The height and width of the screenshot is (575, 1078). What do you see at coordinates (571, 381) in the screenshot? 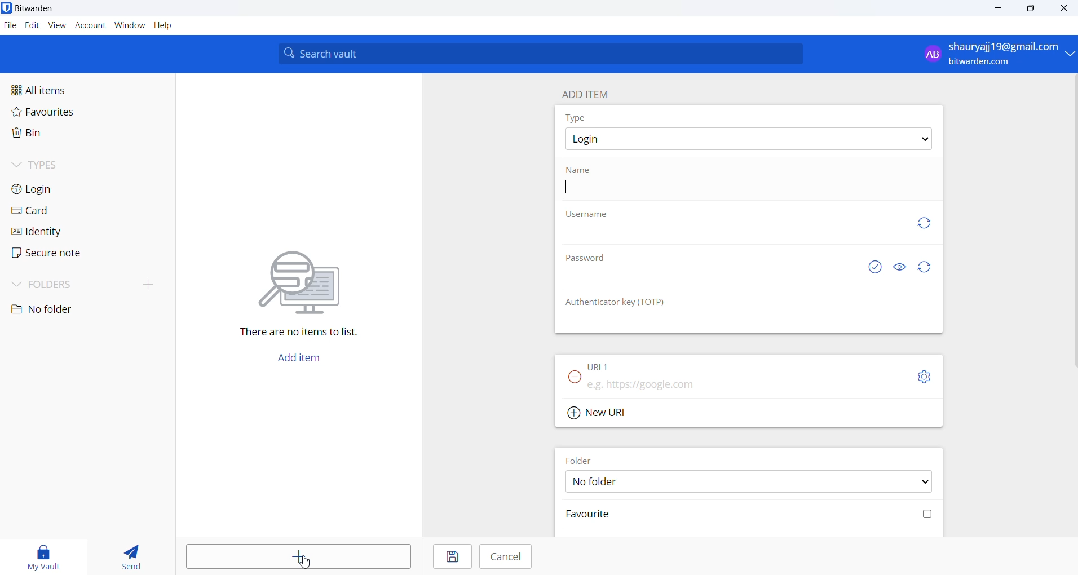
I see `Remove URL` at bounding box center [571, 381].